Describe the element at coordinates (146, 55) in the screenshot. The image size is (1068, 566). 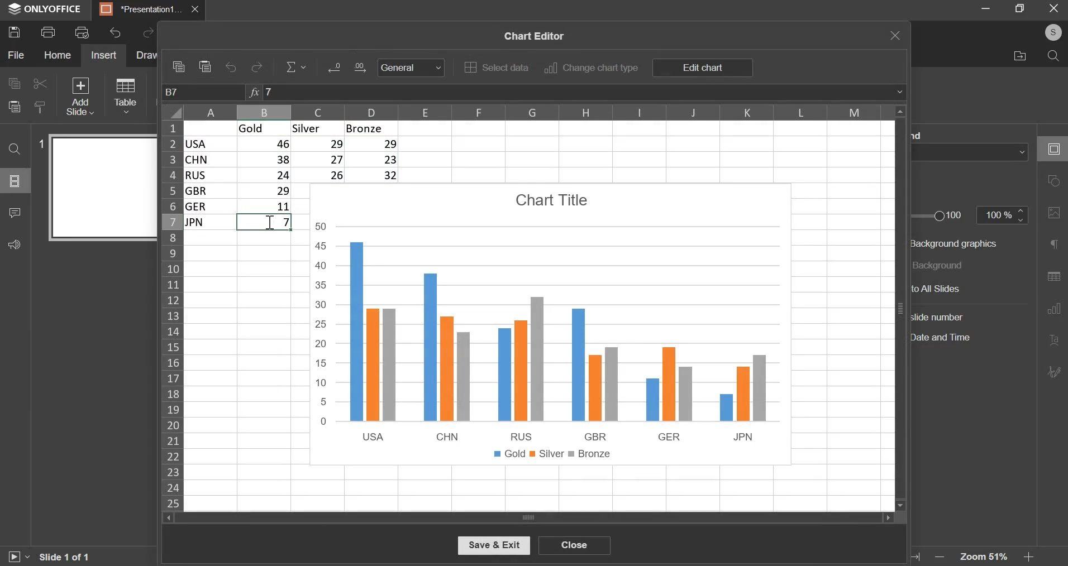
I see `draw` at that location.